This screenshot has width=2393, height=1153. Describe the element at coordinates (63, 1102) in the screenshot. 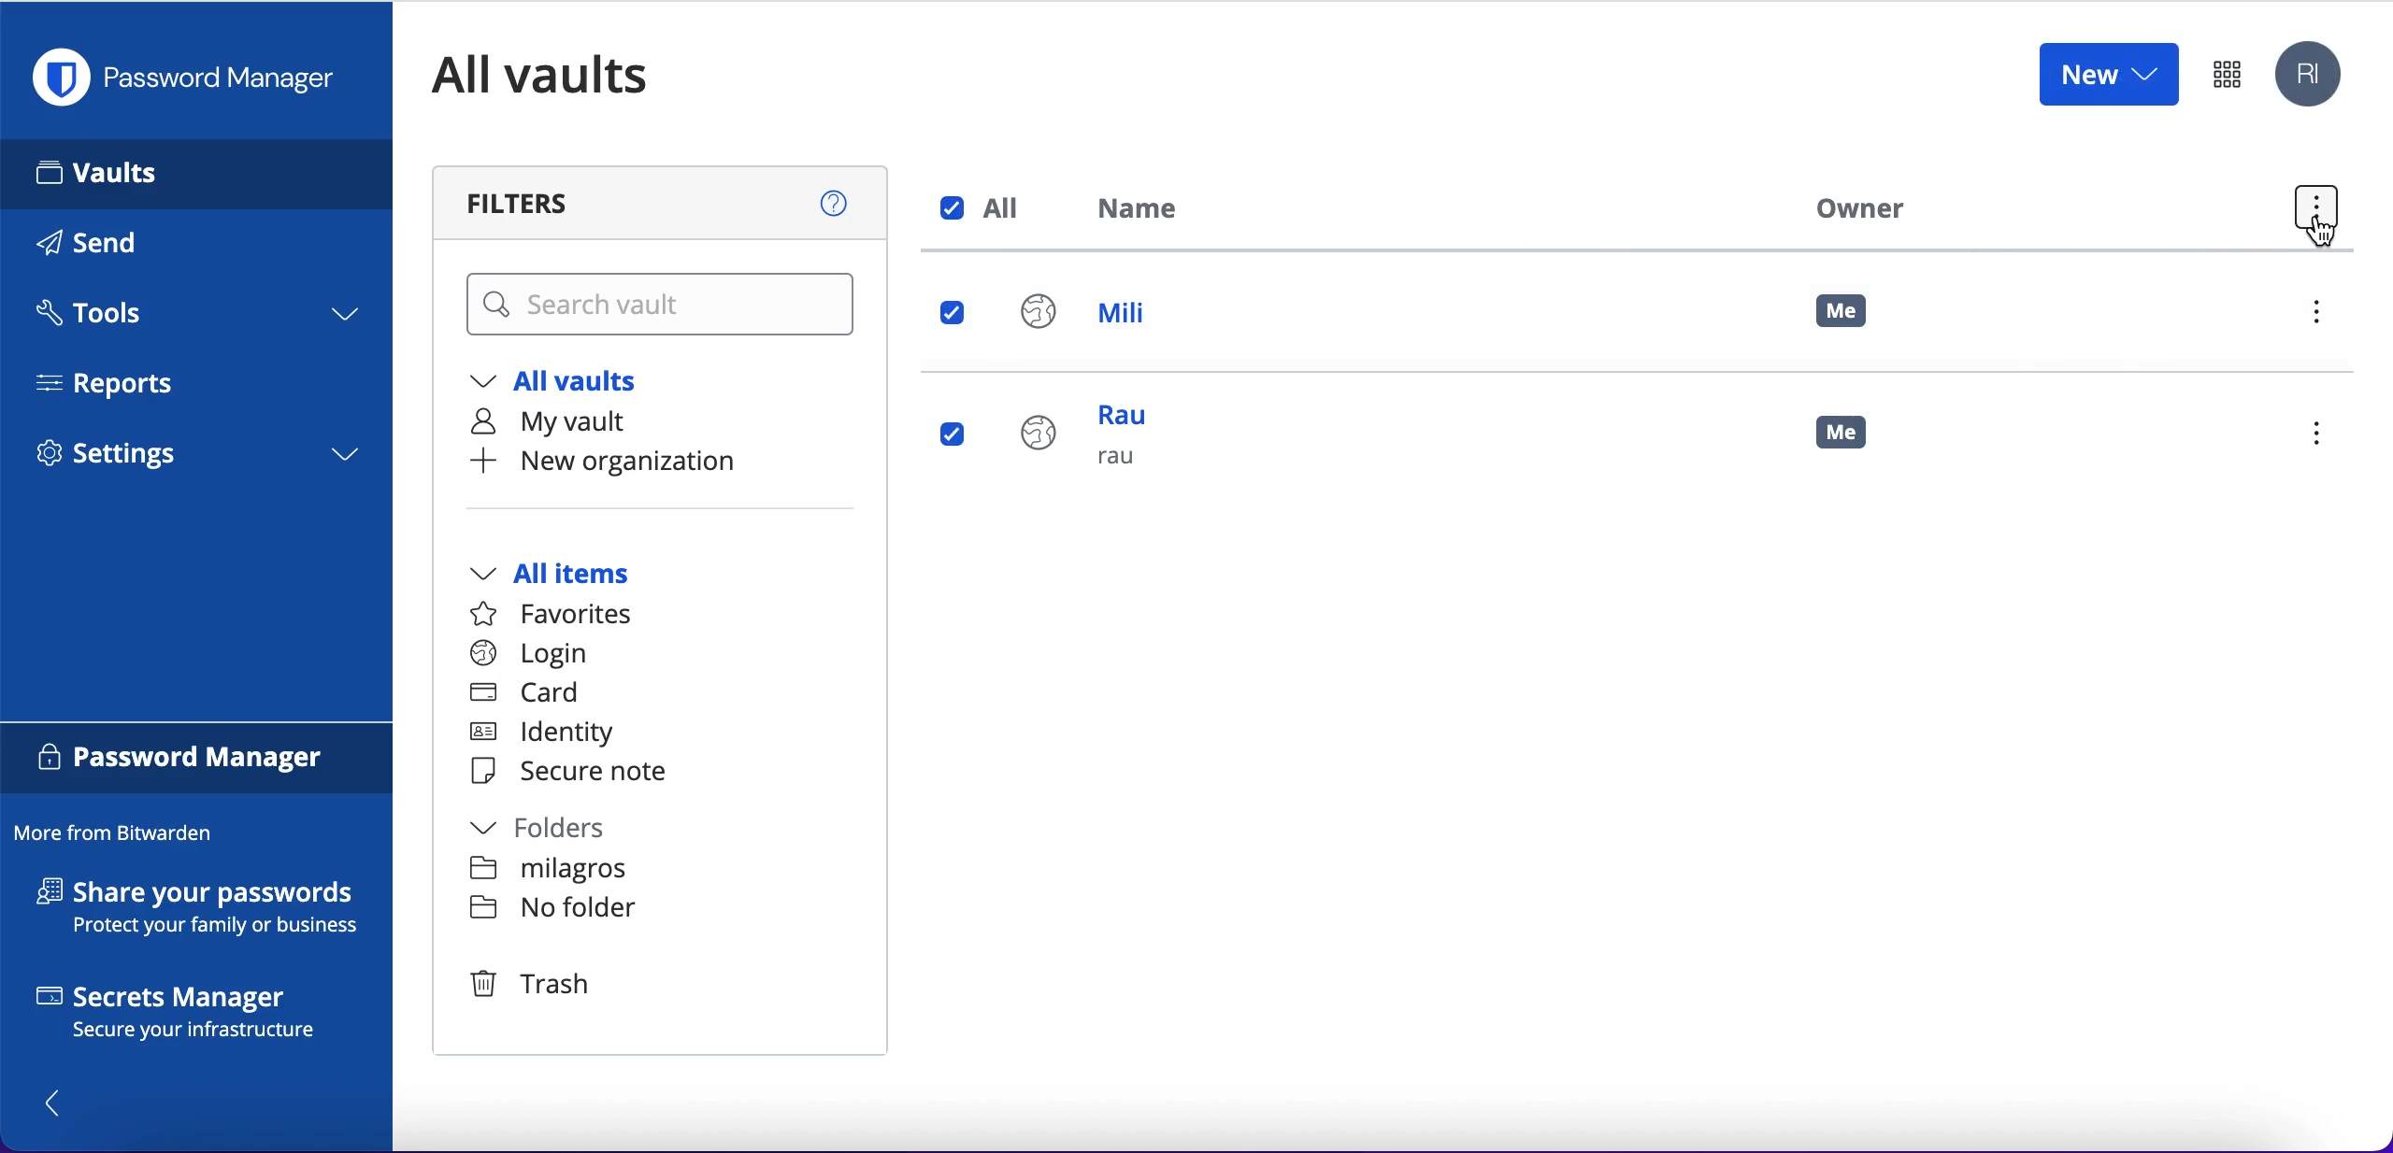

I see `show/hide panel` at that location.